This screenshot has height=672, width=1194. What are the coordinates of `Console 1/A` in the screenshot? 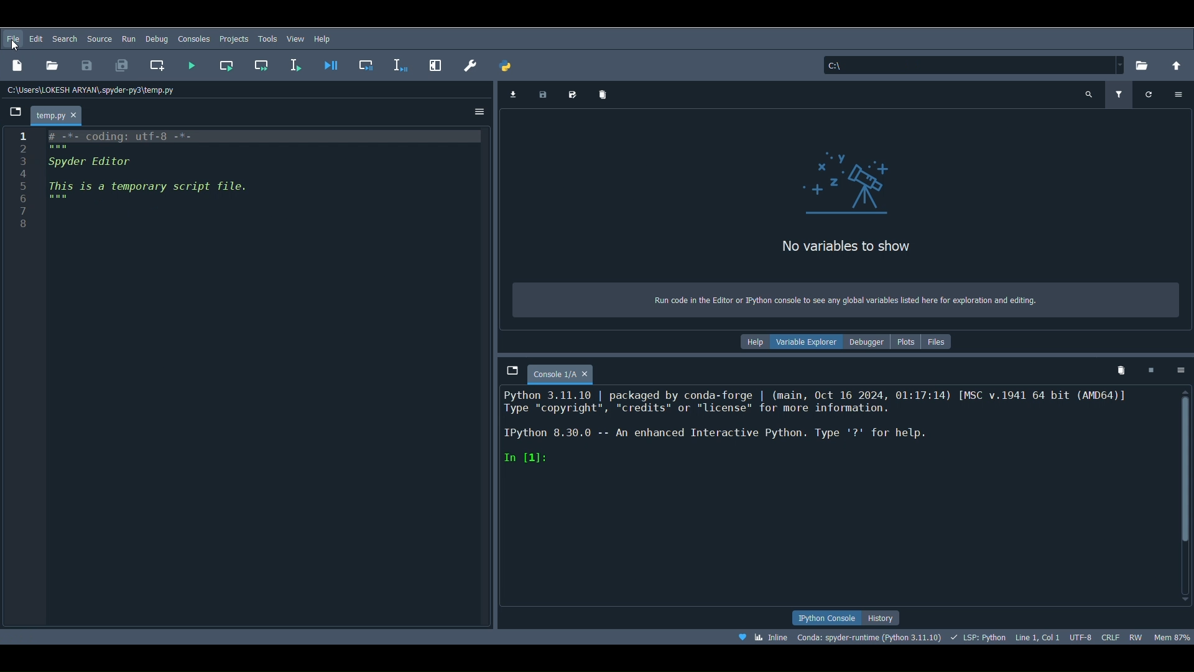 It's located at (573, 373).